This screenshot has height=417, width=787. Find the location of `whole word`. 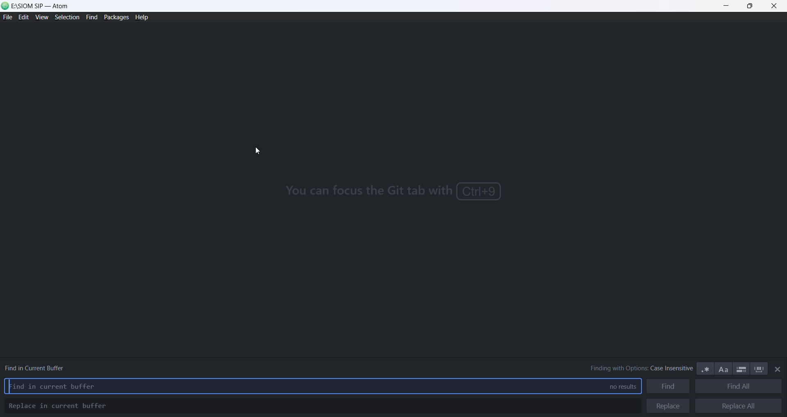

whole word is located at coordinates (760, 369).